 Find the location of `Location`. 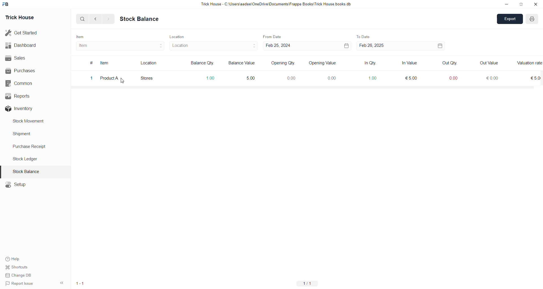

Location is located at coordinates (176, 37).